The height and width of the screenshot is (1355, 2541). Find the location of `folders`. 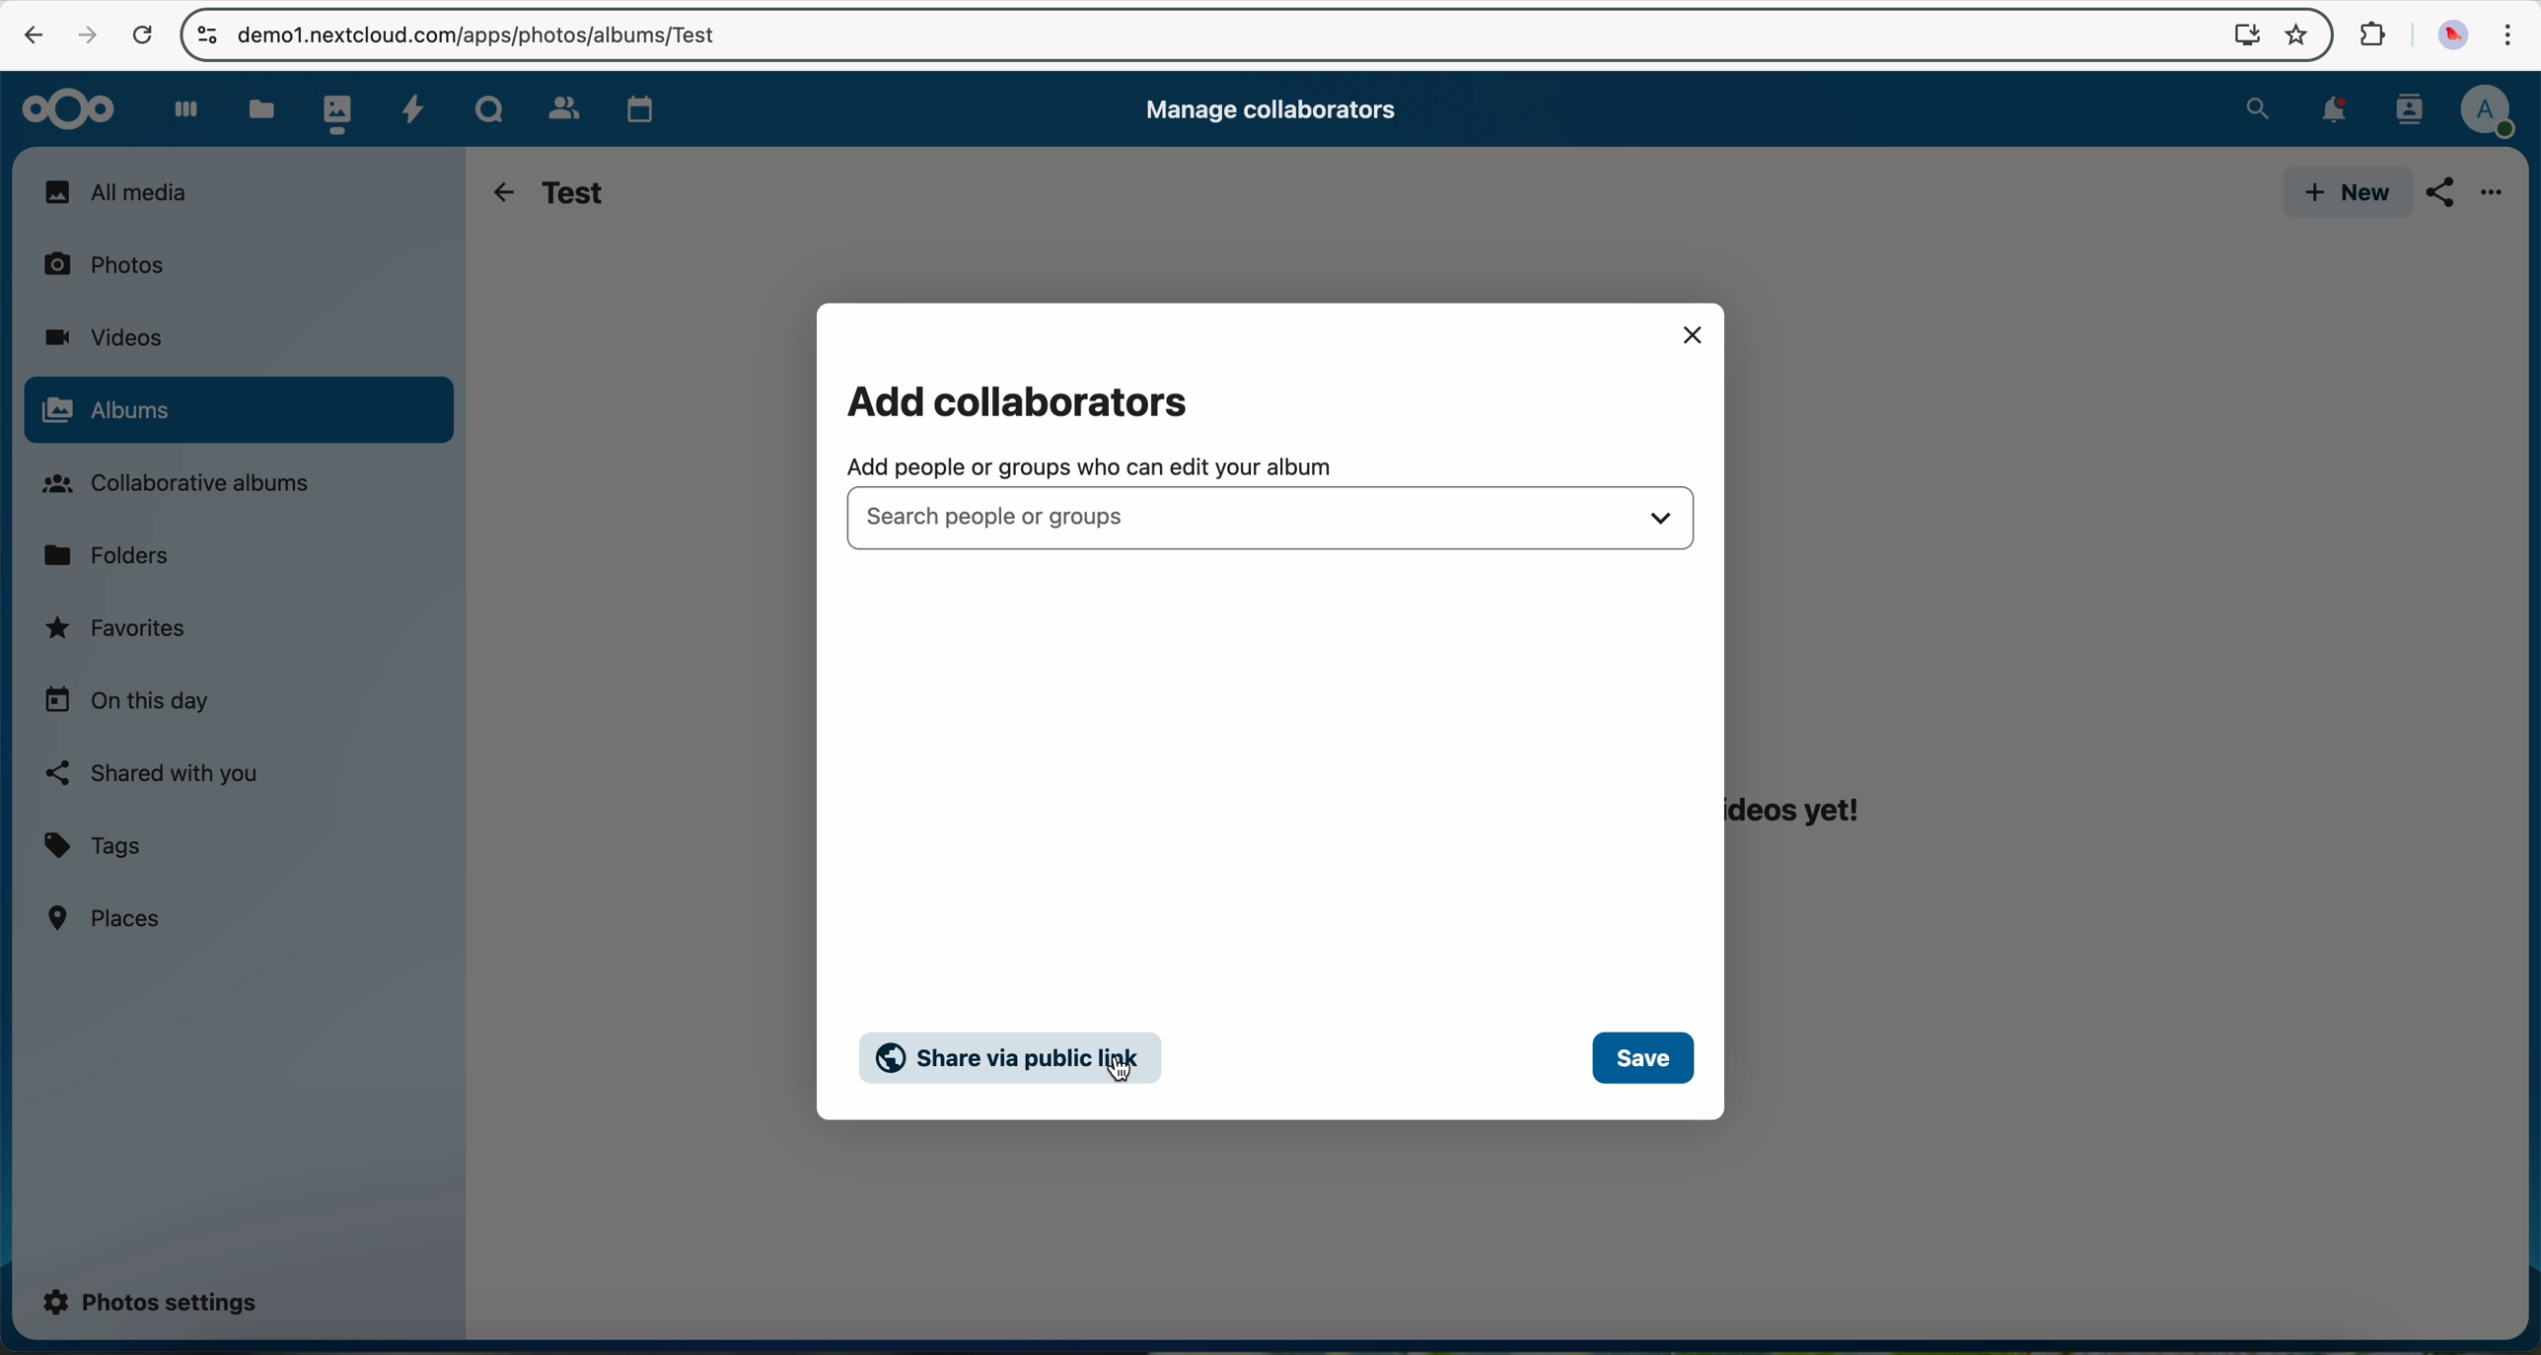

folders is located at coordinates (114, 553).